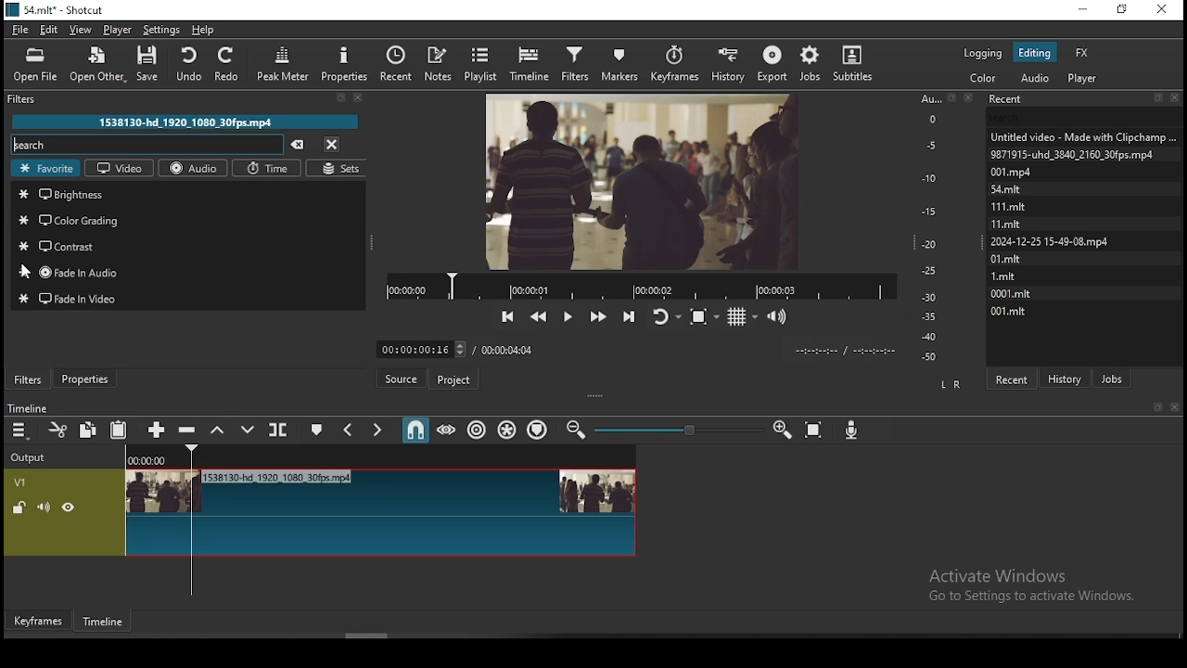  Describe the element at coordinates (1034, 52) in the screenshot. I see `editing` at that location.